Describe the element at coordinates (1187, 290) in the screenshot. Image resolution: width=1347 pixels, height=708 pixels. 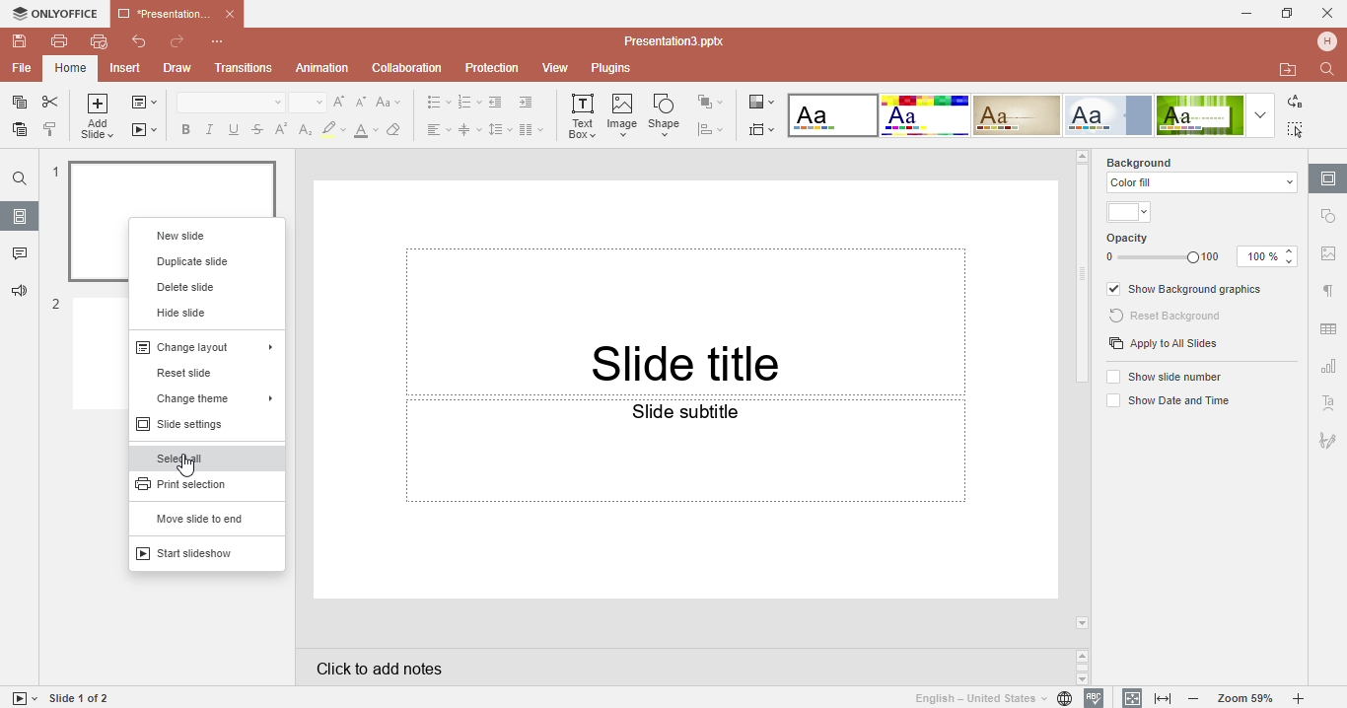
I see `Show background graphics` at that location.